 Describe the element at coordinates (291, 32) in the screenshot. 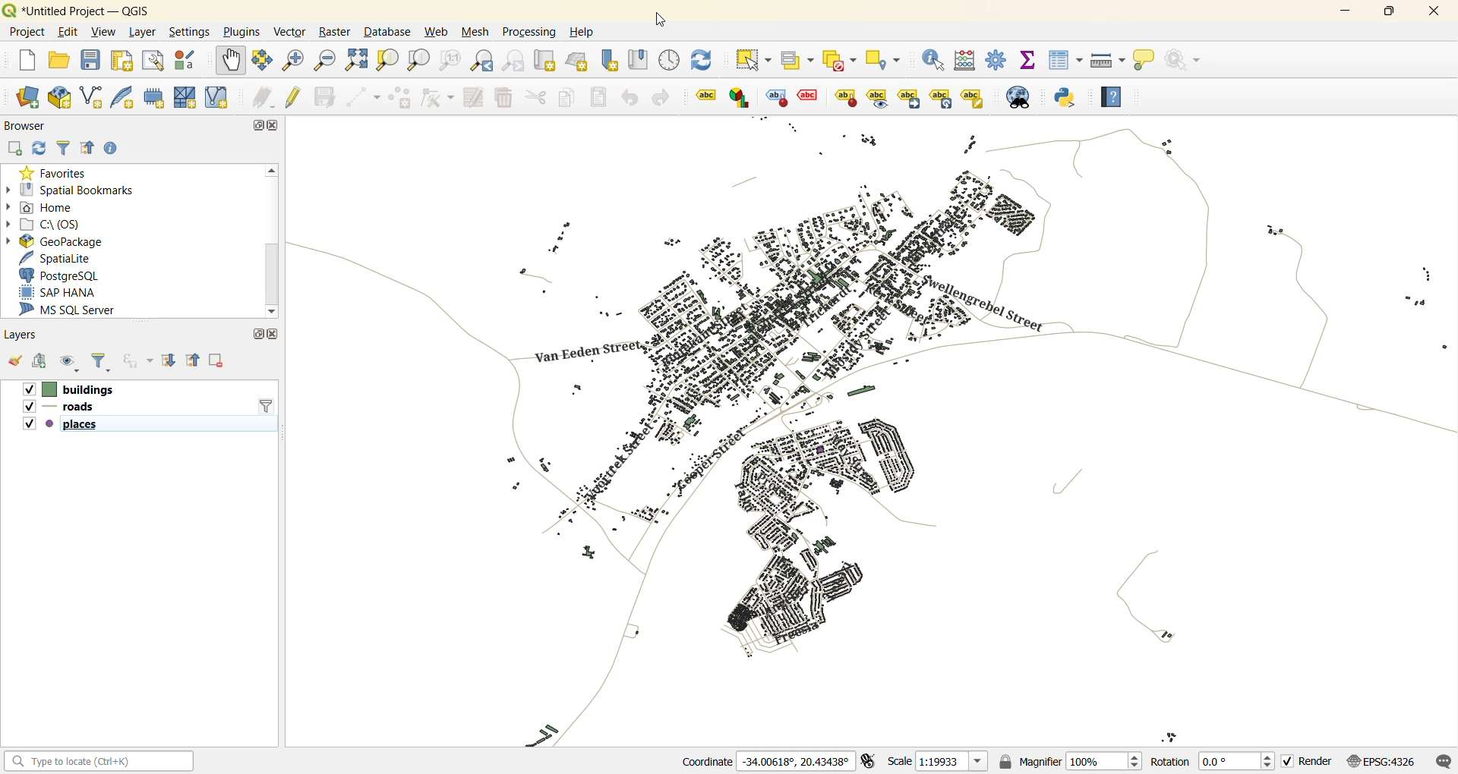

I see `vector` at that location.